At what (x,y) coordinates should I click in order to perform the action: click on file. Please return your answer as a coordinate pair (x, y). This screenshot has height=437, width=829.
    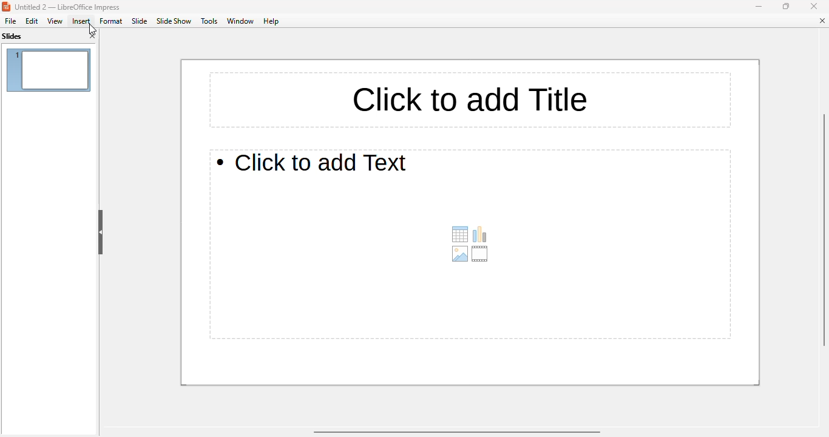
    Looking at the image, I should click on (9, 21).